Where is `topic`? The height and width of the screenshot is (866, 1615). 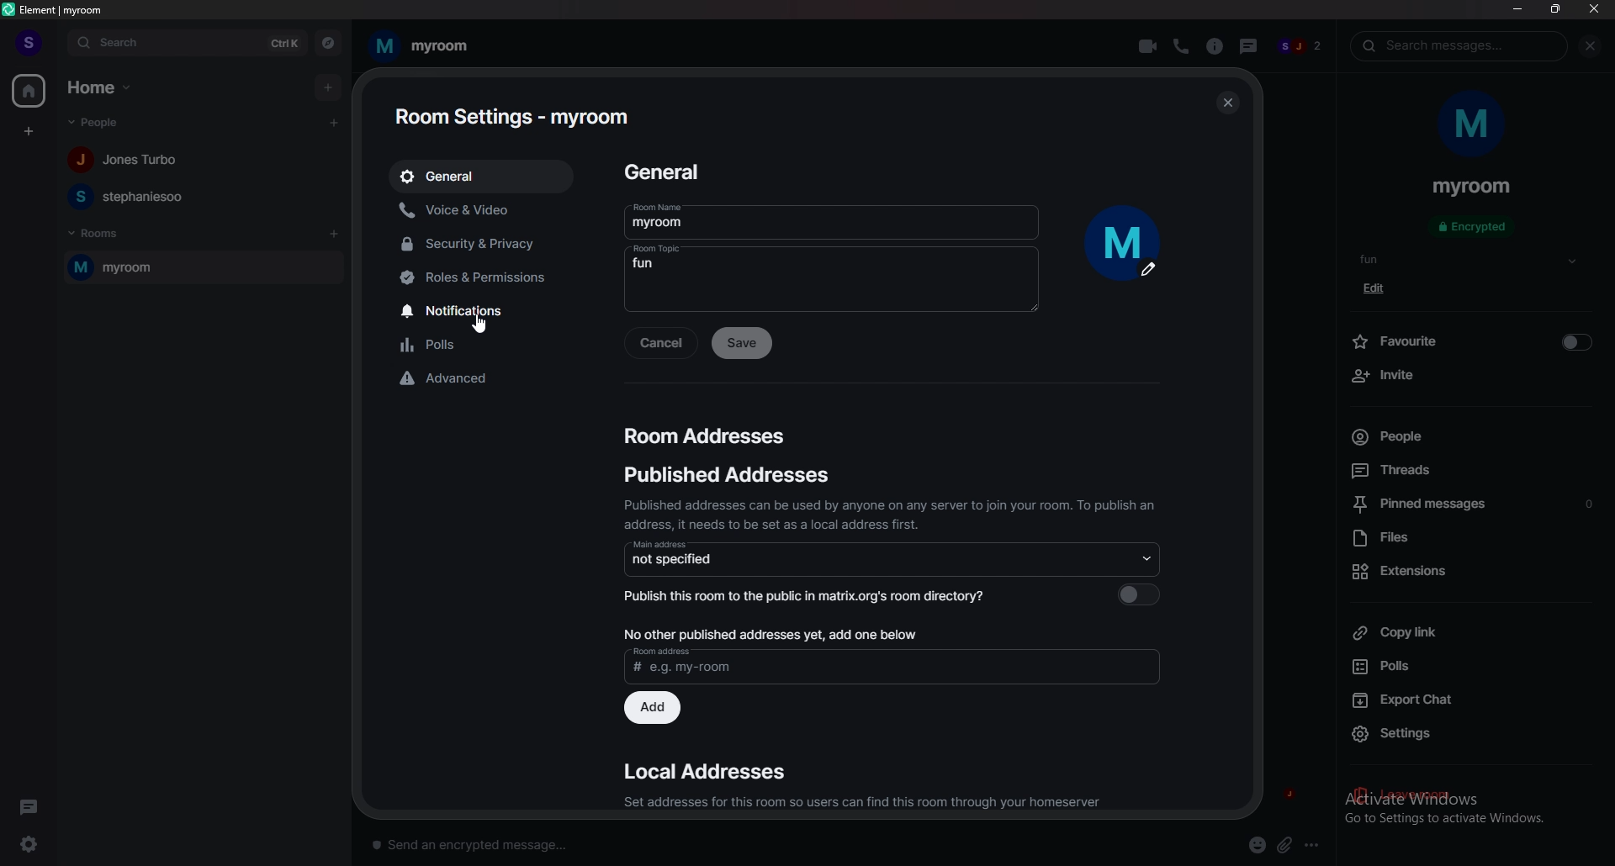 topic is located at coordinates (1382, 259).